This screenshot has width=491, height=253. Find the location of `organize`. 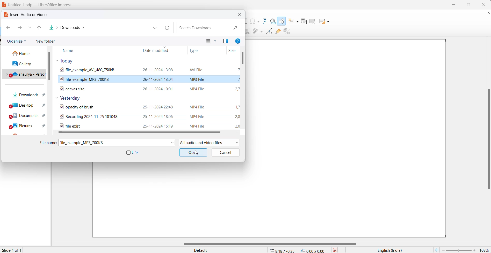

organize is located at coordinates (16, 41).